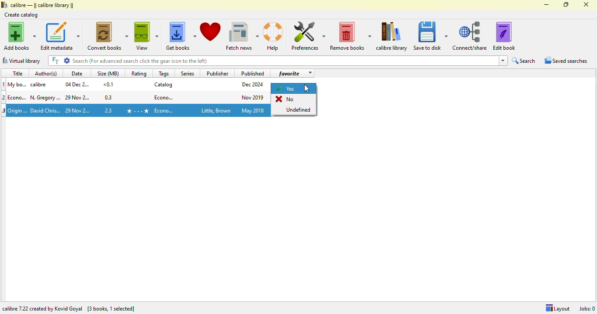  Describe the element at coordinates (218, 73) in the screenshot. I see `publisher` at that location.